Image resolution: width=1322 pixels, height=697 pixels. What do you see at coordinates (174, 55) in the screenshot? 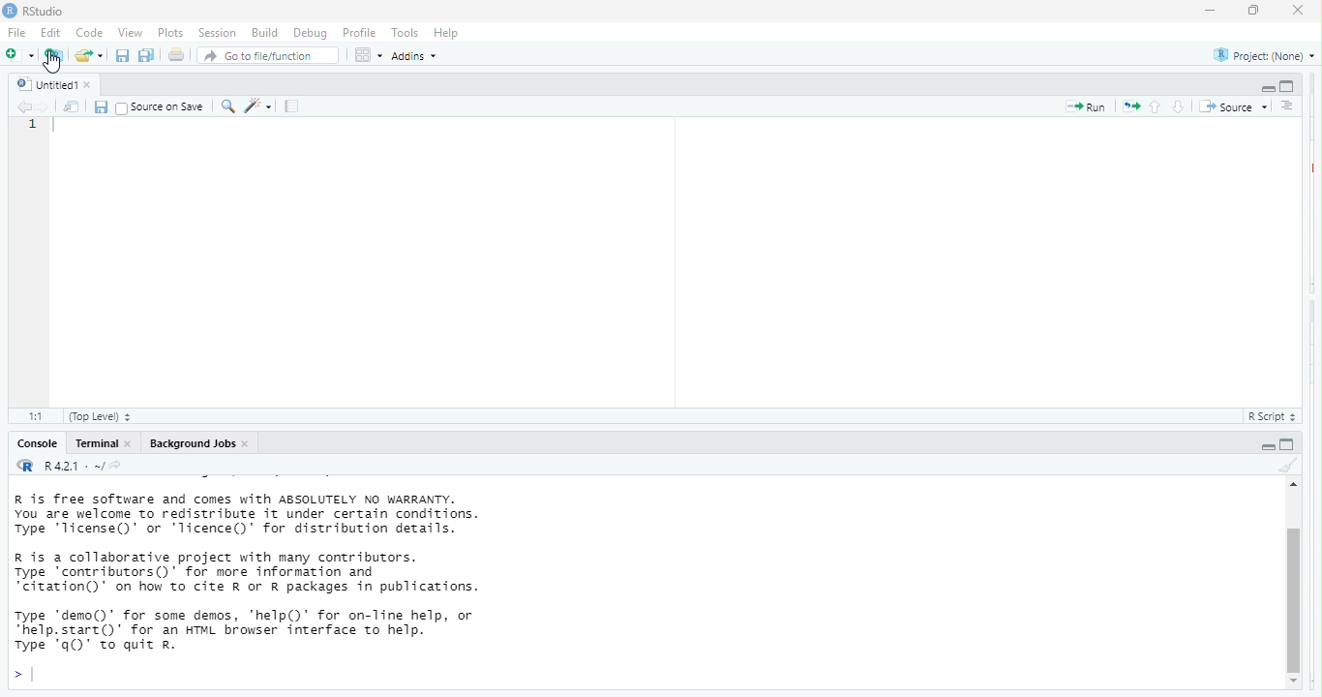
I see `print the current file` at bounding box center [174, 55].